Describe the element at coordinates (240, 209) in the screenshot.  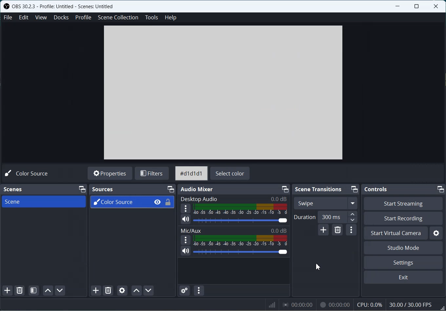
I see `Volume Indicator` at that location.